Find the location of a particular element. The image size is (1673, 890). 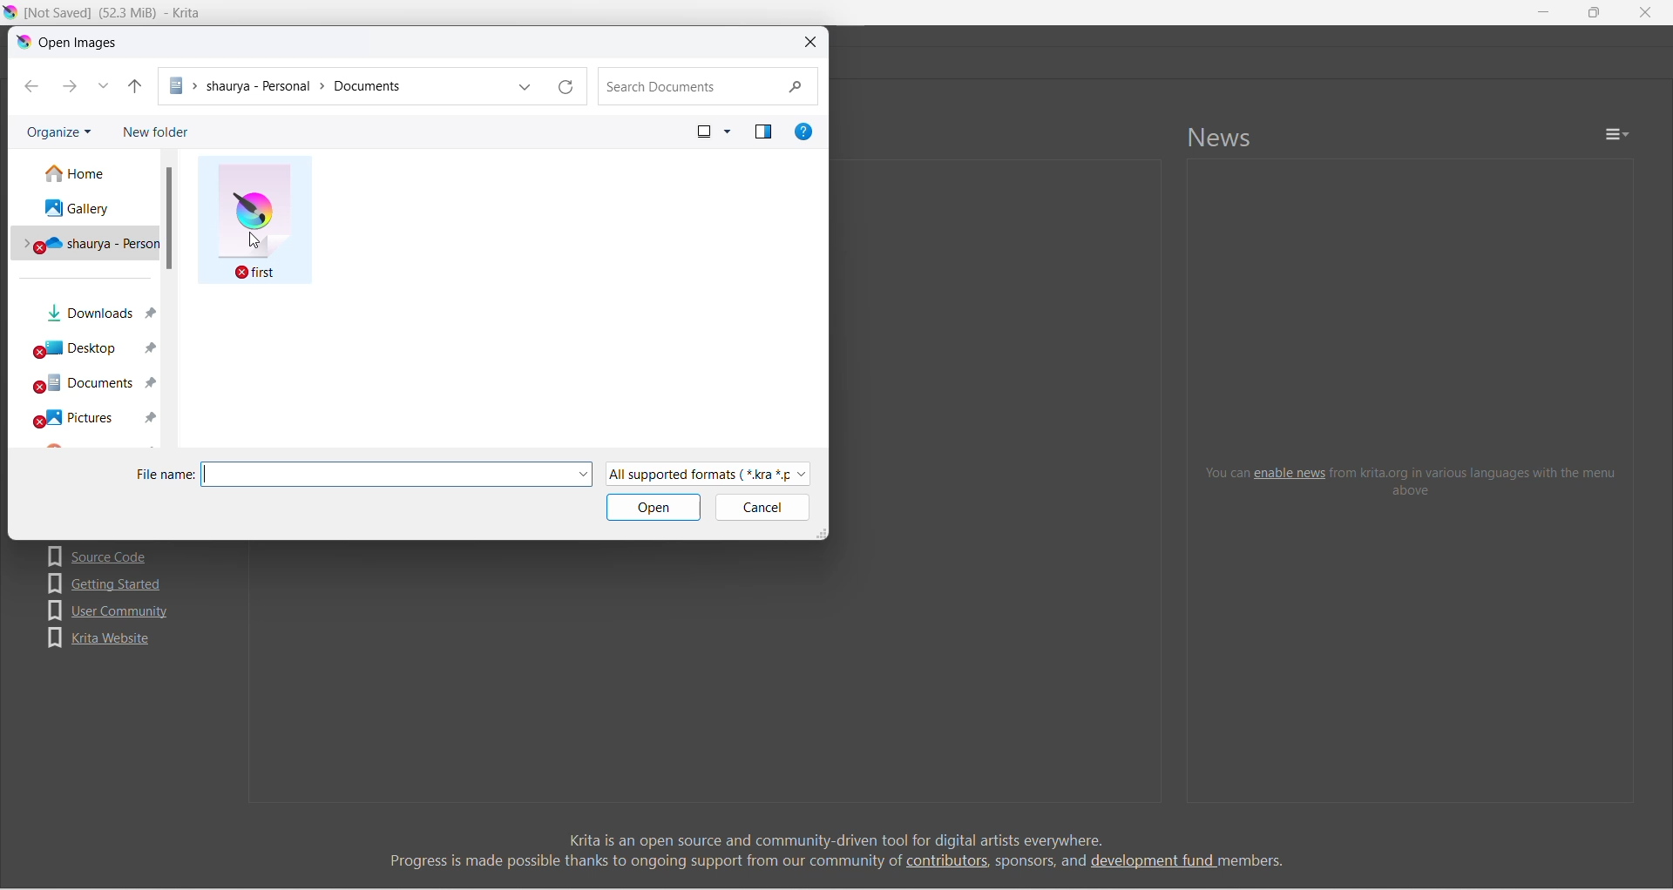

search box is located at coordinates (708, 86).